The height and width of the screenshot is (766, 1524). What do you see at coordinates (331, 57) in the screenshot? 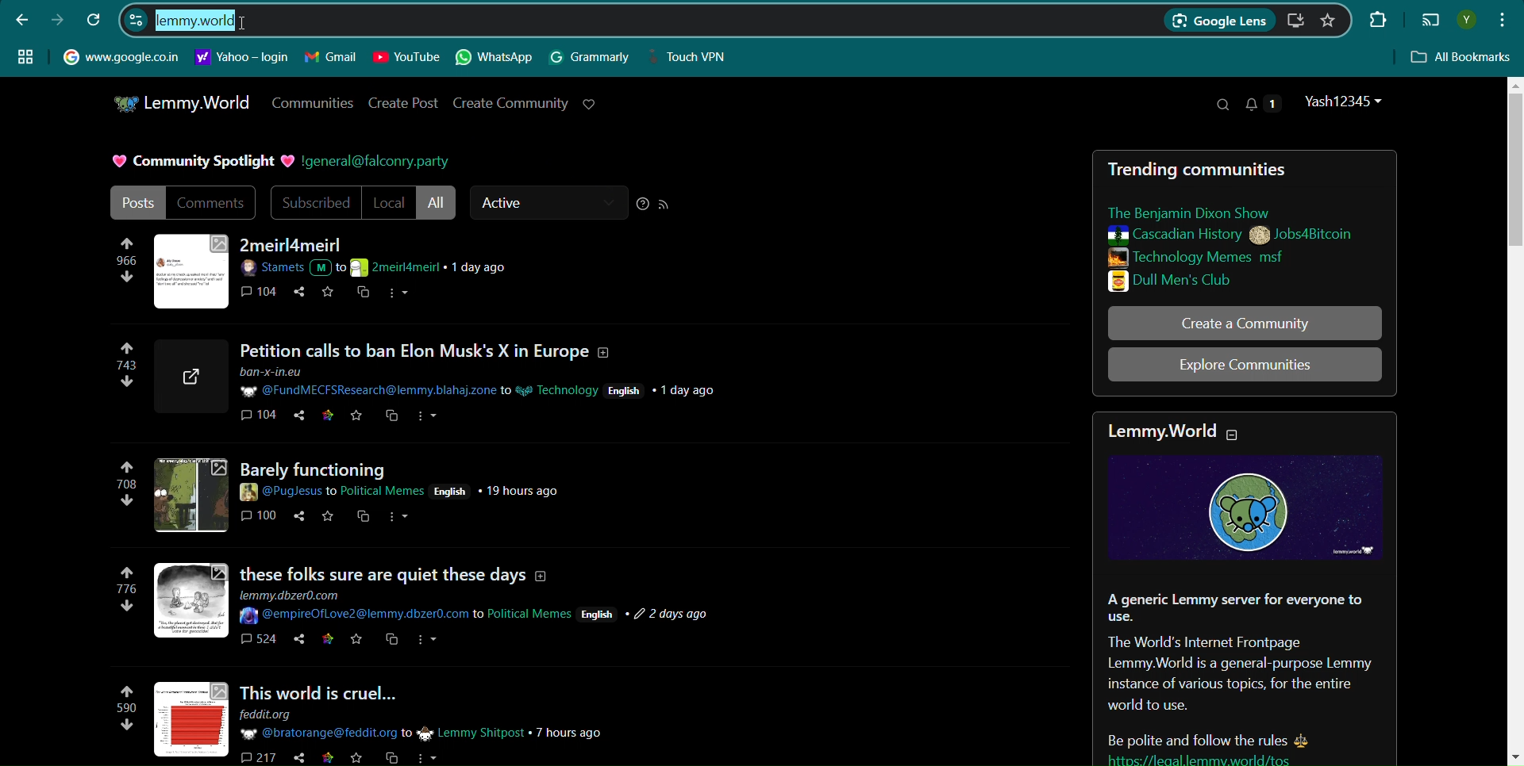
I see `Gmail` at bounding box center [331, 57].